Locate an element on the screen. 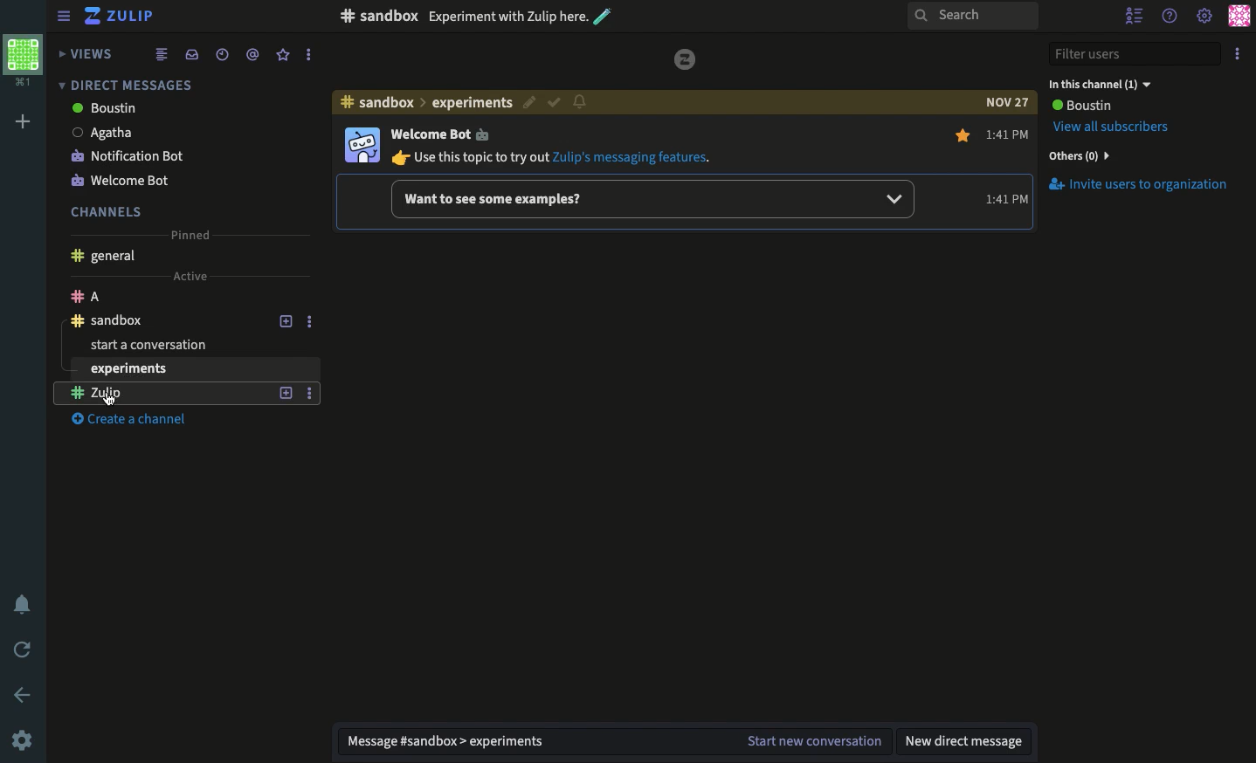 This screenshot has width=1256, height=763. Settings  is located at coordinates (1204, 17).